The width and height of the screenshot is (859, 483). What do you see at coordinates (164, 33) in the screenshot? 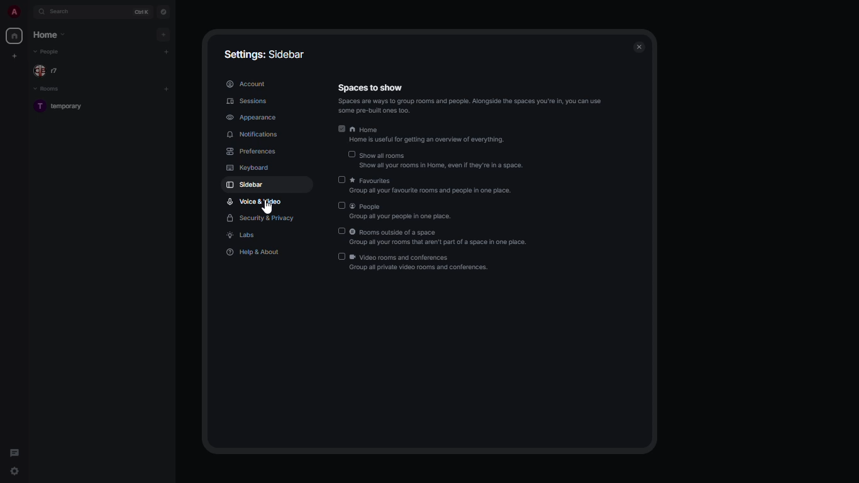
I see `add` at bounding box center [164, 33].